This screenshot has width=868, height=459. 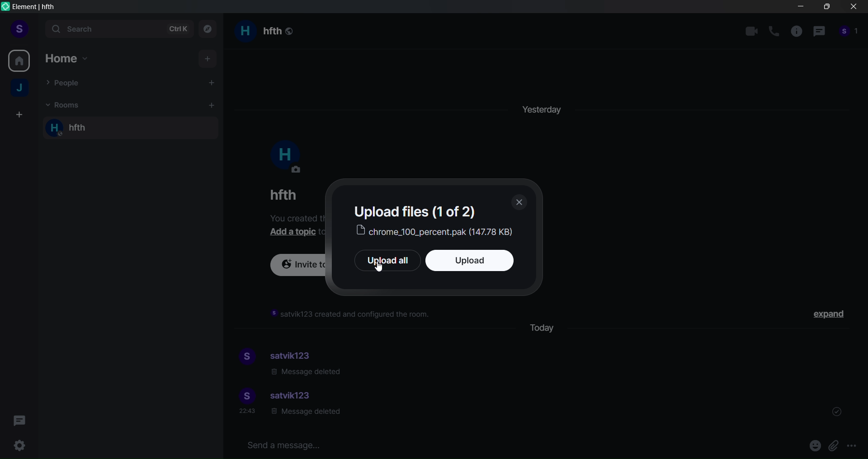 What do you see at coordinates (297, 267) in the screenshot?
I see `invite to this room` at bounding box center [297, 267].